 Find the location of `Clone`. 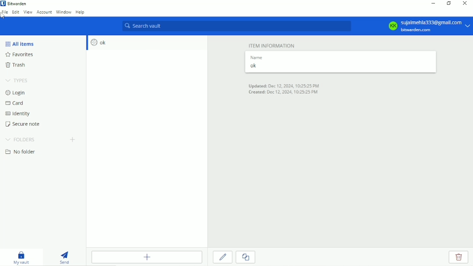

Clone is located at coordinates (245, 257).